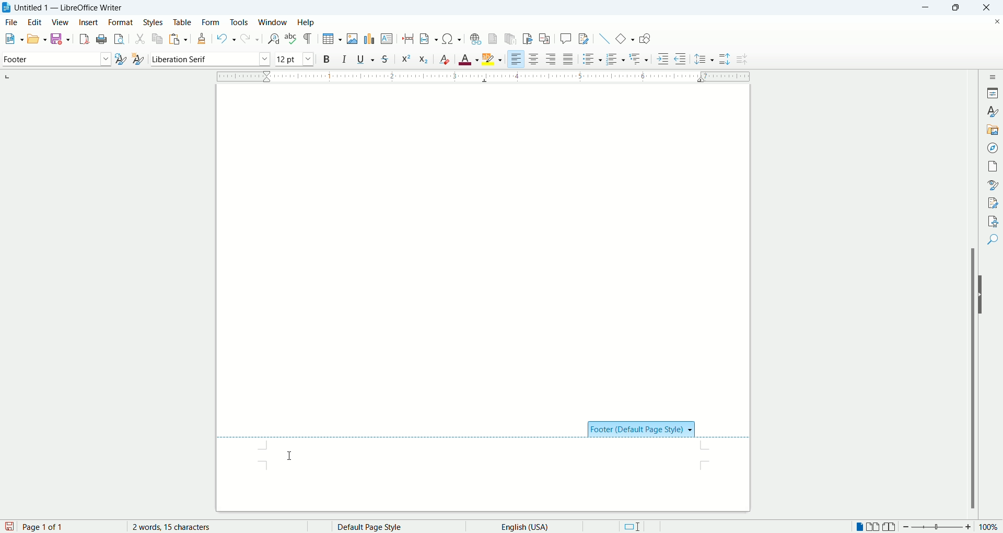 The image size is (1003, 533). I want to click on styles, so click(994, 111).